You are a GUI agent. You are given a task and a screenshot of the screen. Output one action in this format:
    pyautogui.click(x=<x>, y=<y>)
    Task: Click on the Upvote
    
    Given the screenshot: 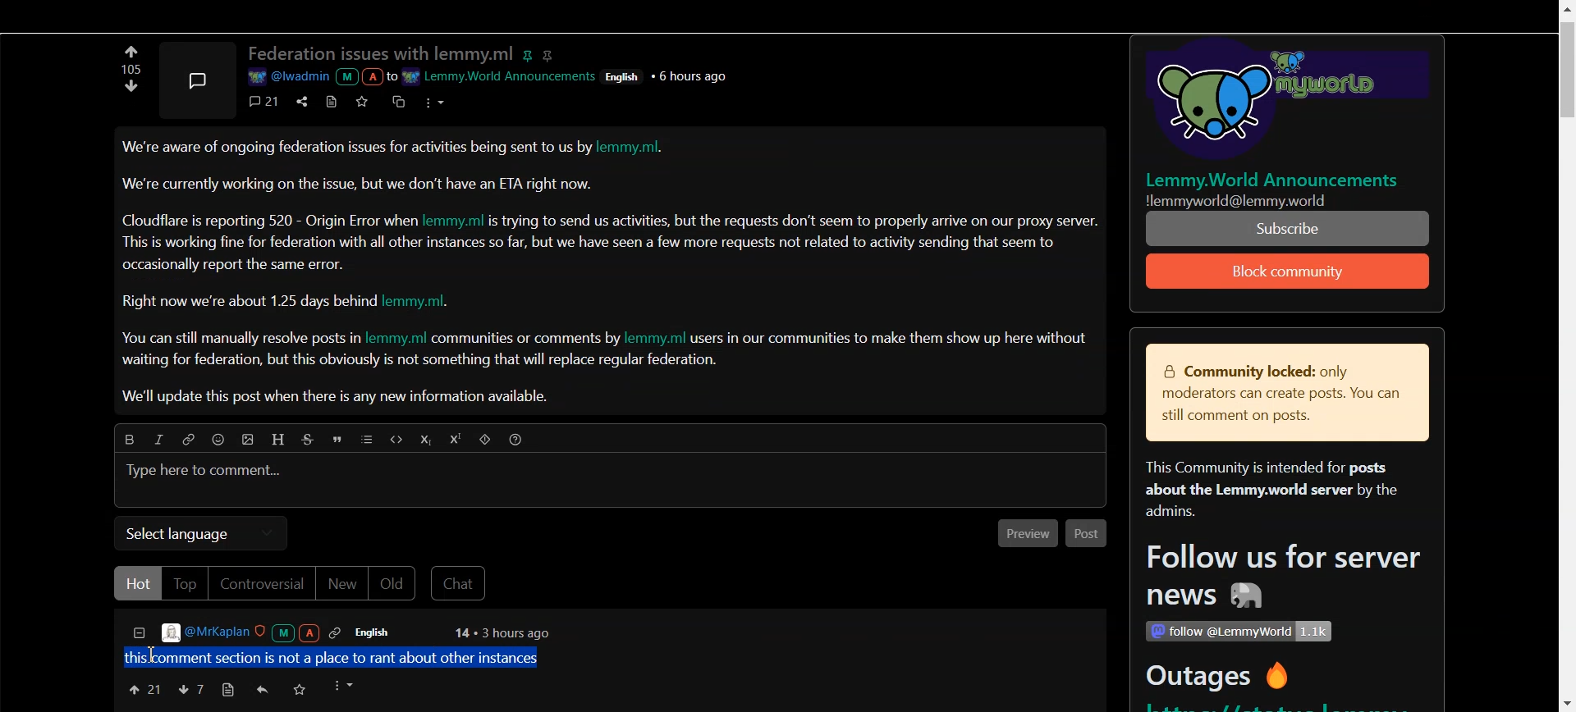 What is the action you would take?
    pyautogui.click(x=144, y=688)
    